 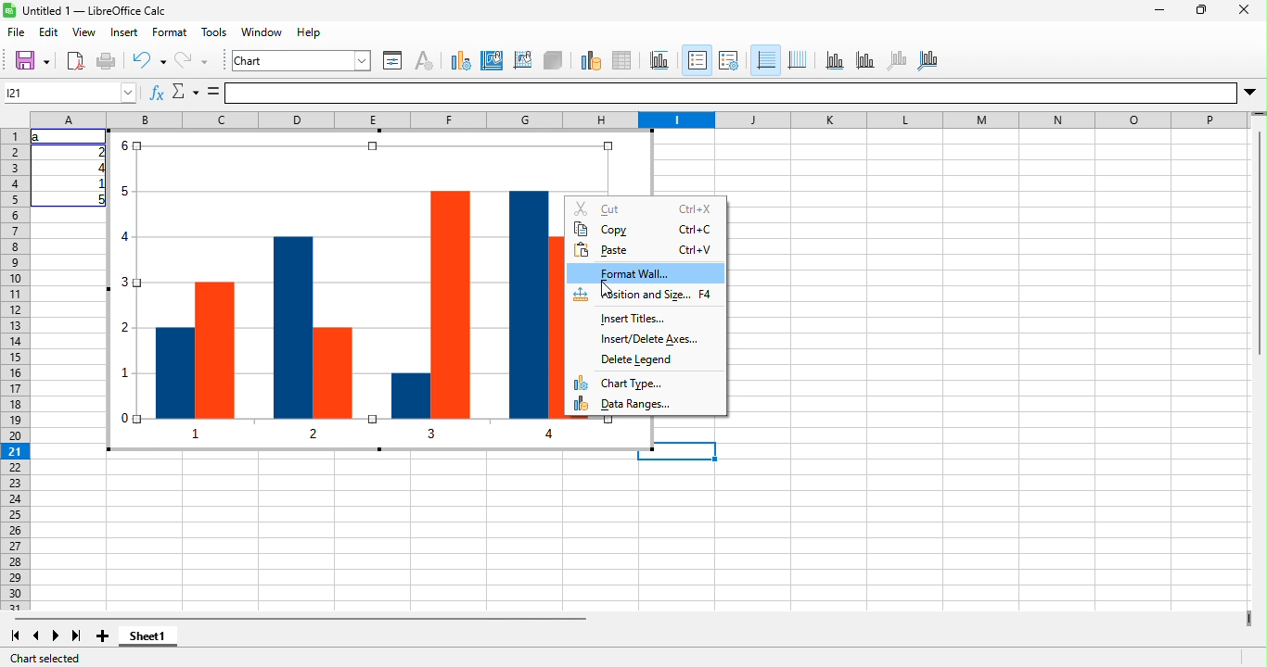 I want to click on next sheet, so click(x=56, y=636).